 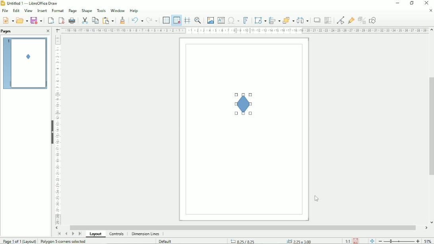 What do you see at coordinates (357, 241) in the screenshot?
I see `Save` at bounding box center [357, 241].